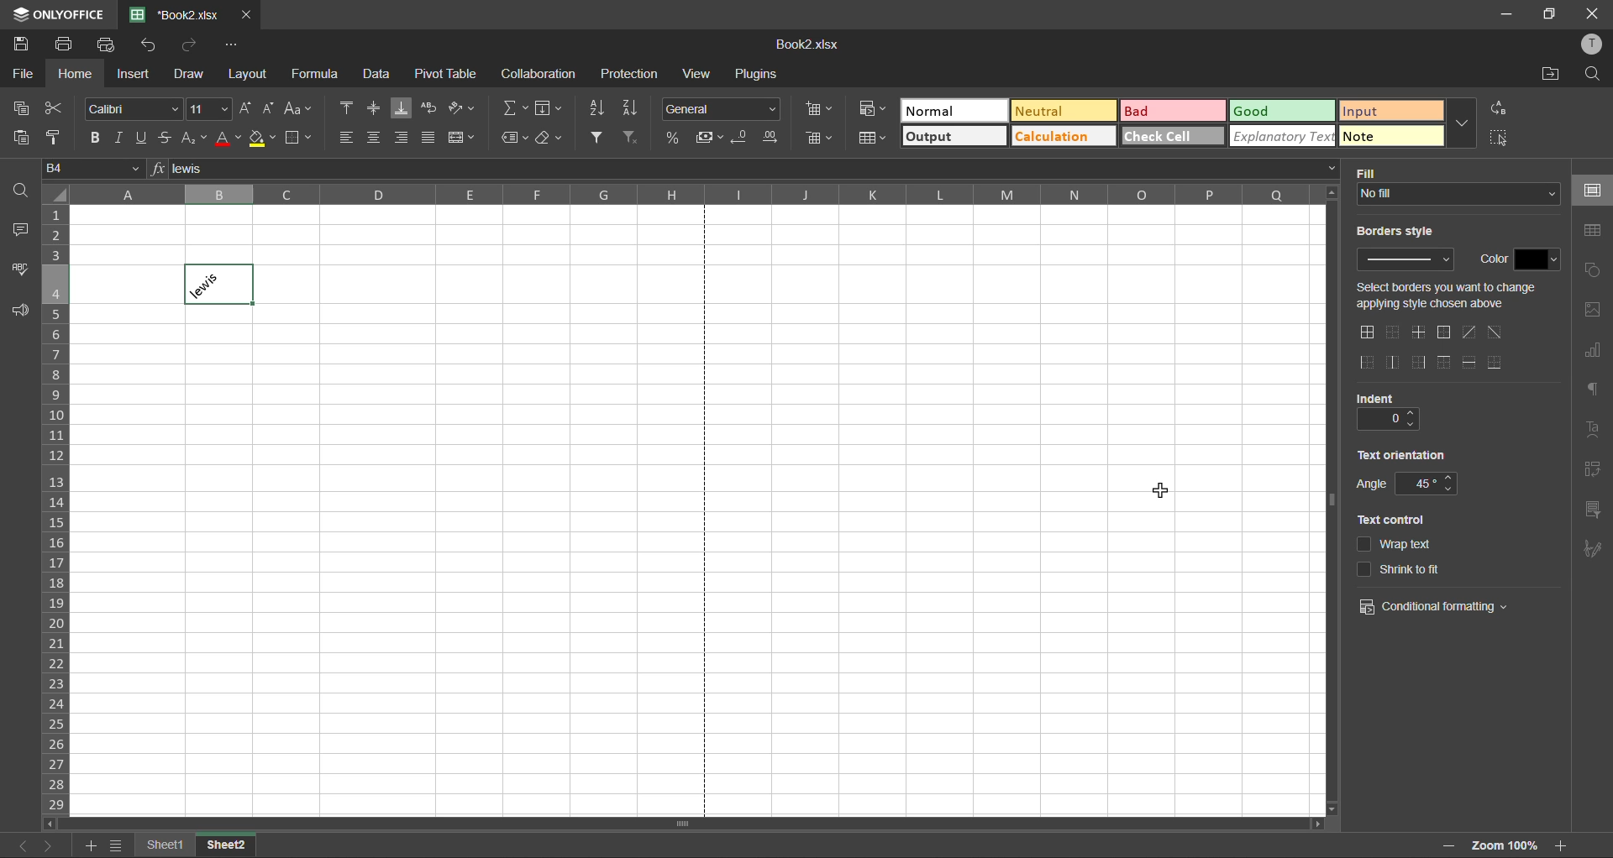 This screenshot has width=1613, height=858. What do you see at coordinates (23, 46) in the screenshot?
I see `save` at bounding box center [23, 46].